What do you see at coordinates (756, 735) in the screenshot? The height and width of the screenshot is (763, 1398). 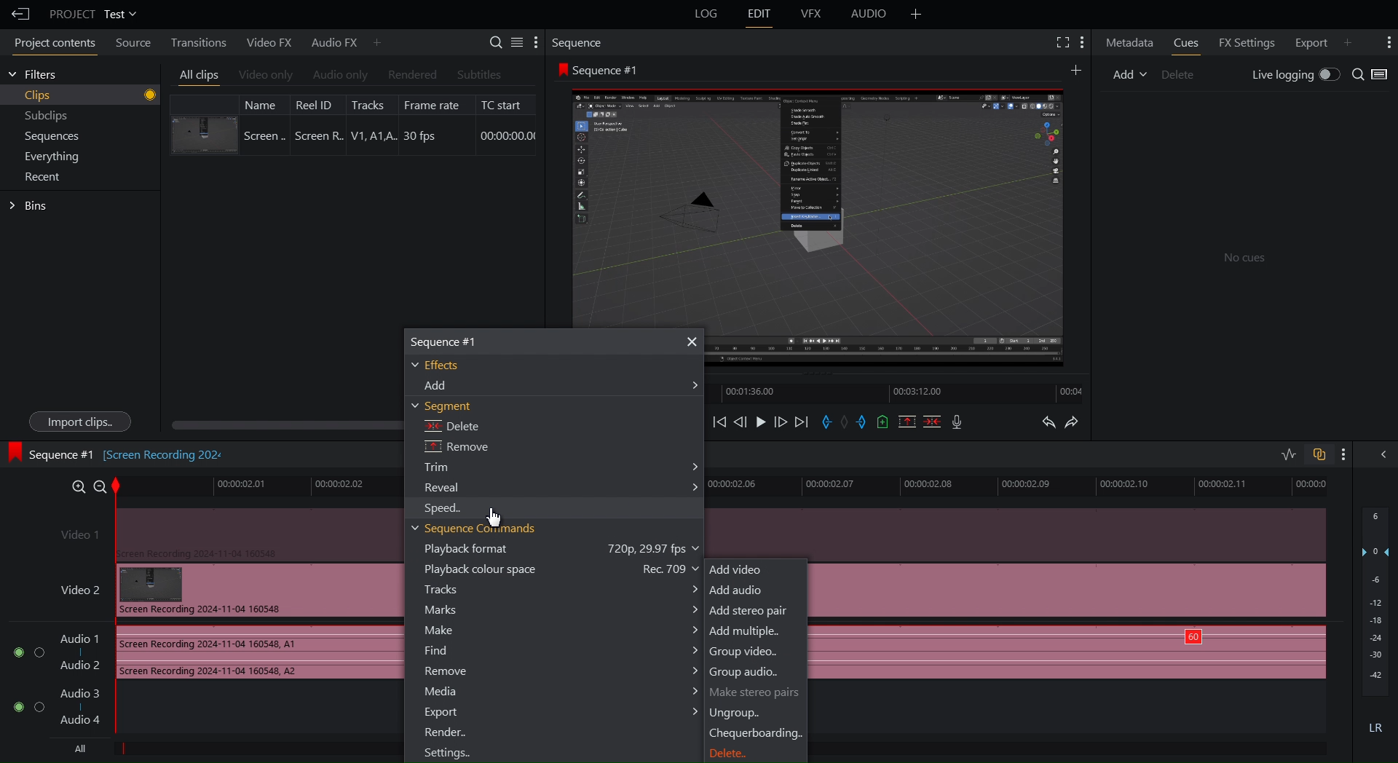 I see `Chequerboarding` at bounding box center [756, 735].